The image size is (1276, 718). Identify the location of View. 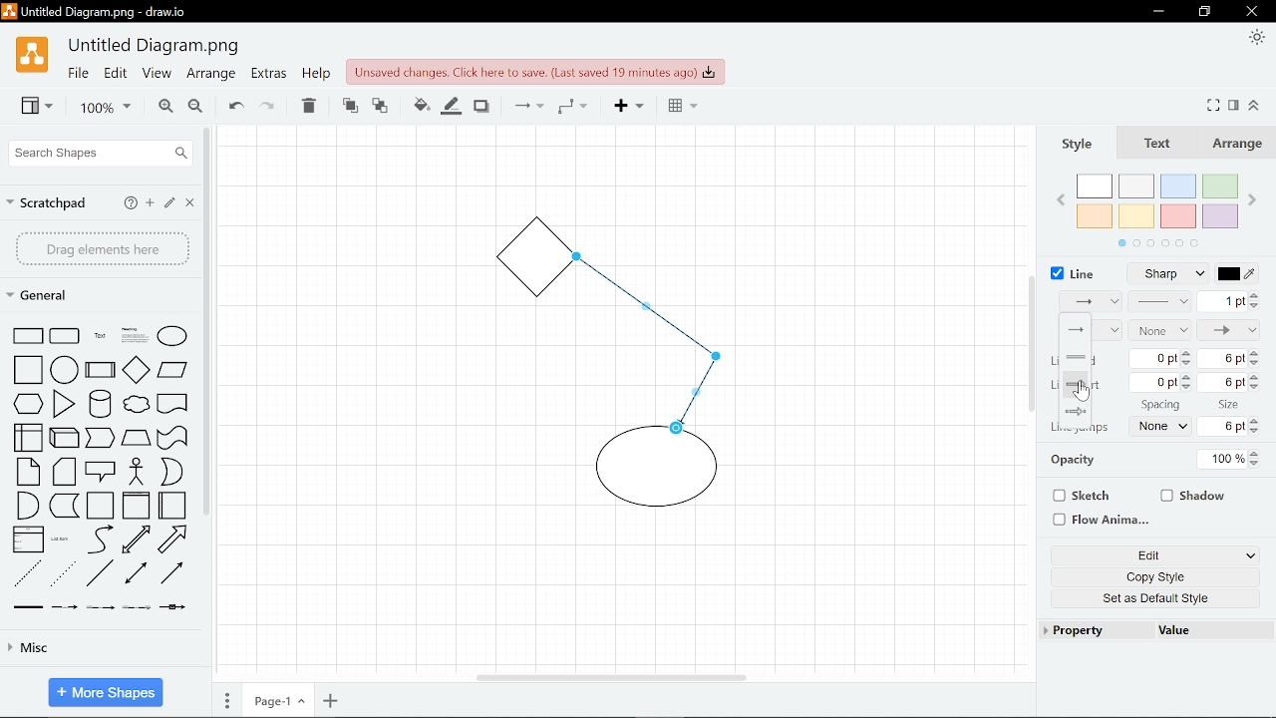
(30, 108).